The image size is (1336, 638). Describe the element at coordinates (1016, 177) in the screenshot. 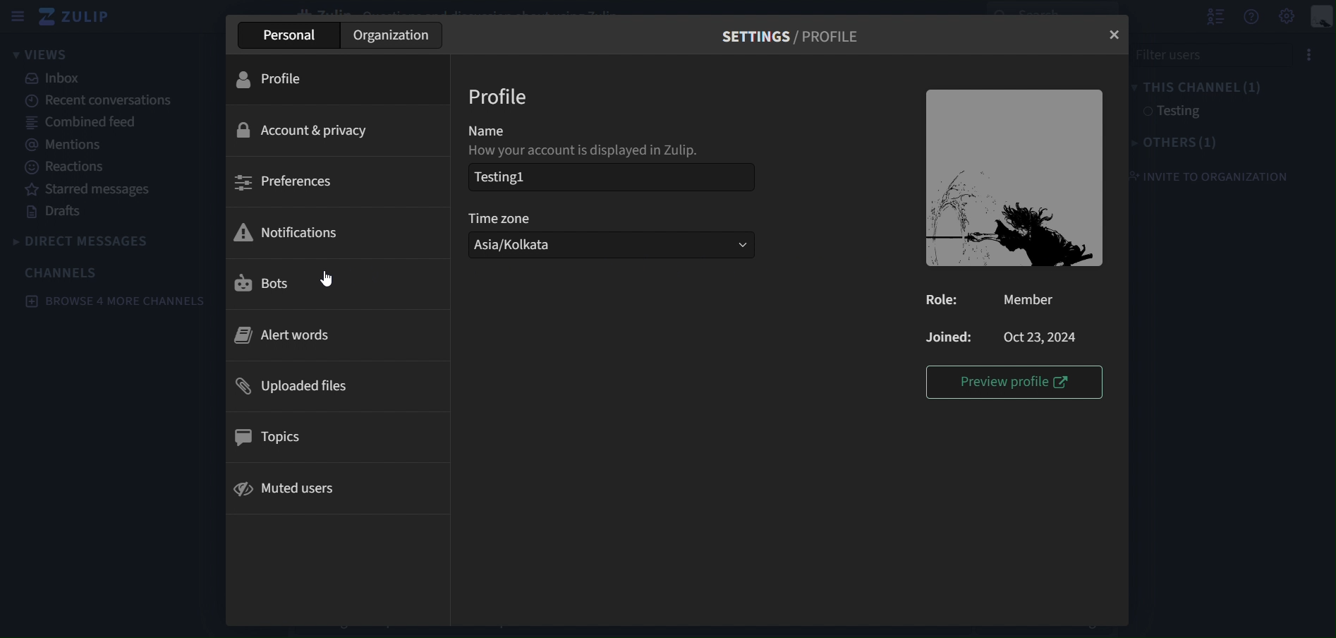

I see `image` at that location.